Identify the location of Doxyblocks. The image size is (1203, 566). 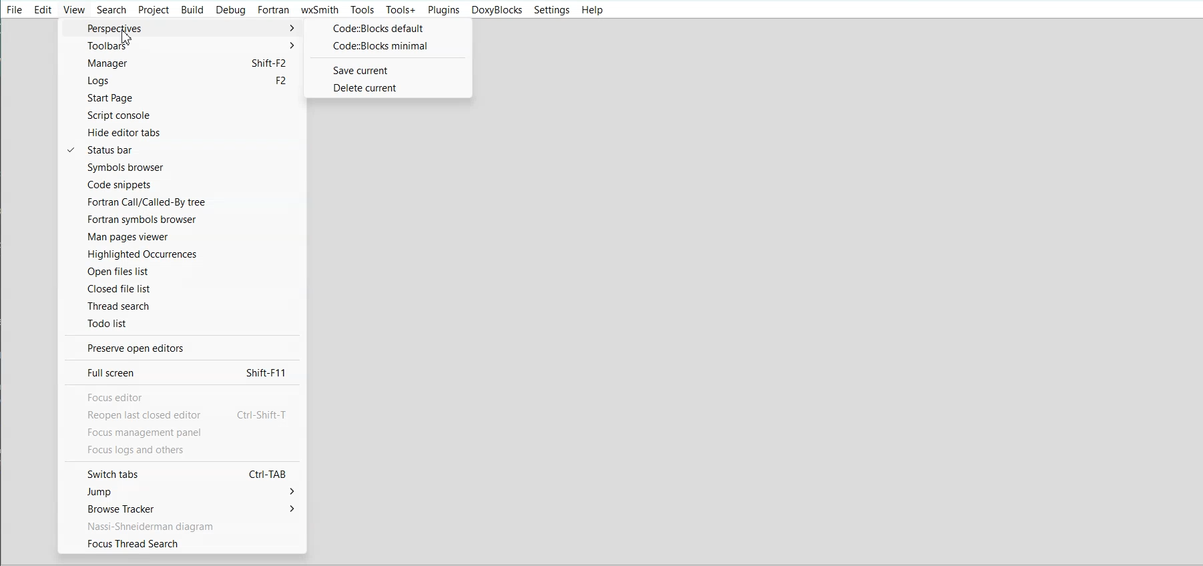
(496, 10).